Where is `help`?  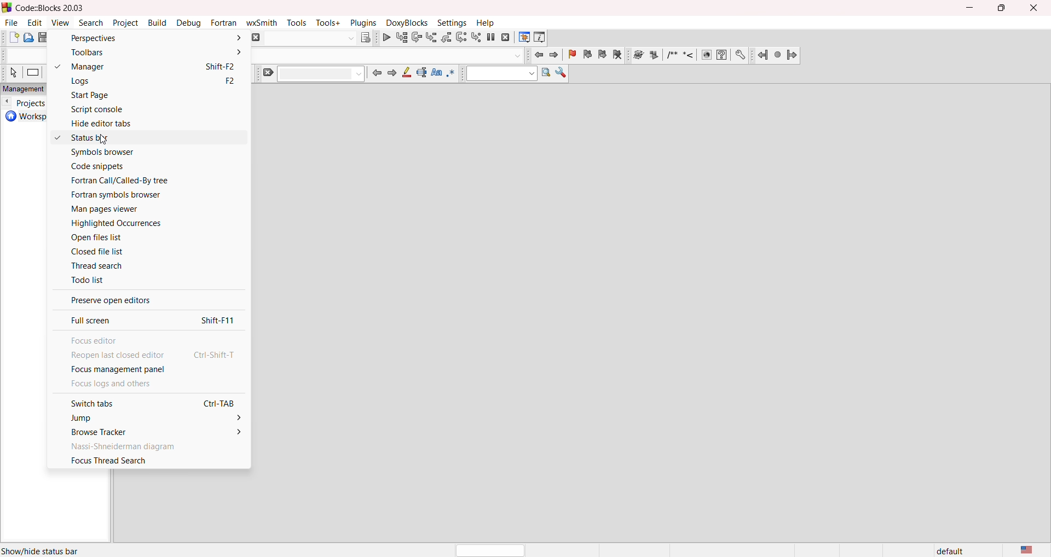 help is located at coordinates (486, 24).